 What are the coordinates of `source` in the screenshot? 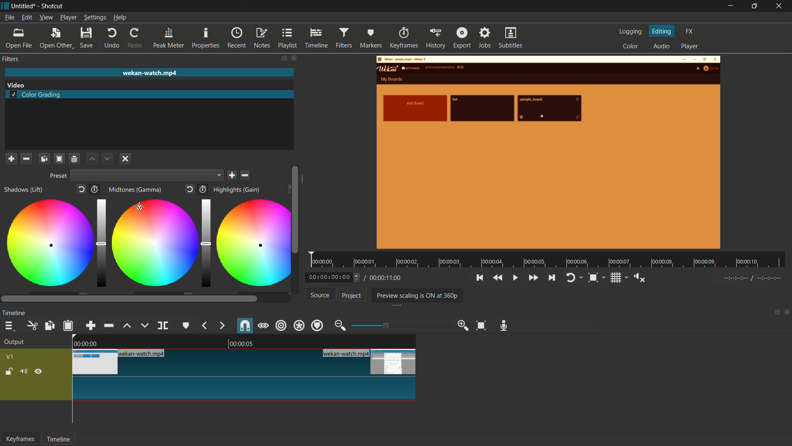 It's located at (320, 295).